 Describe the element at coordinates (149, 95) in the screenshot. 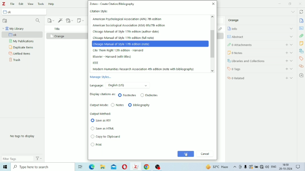

I see `Endnotes` at that location.